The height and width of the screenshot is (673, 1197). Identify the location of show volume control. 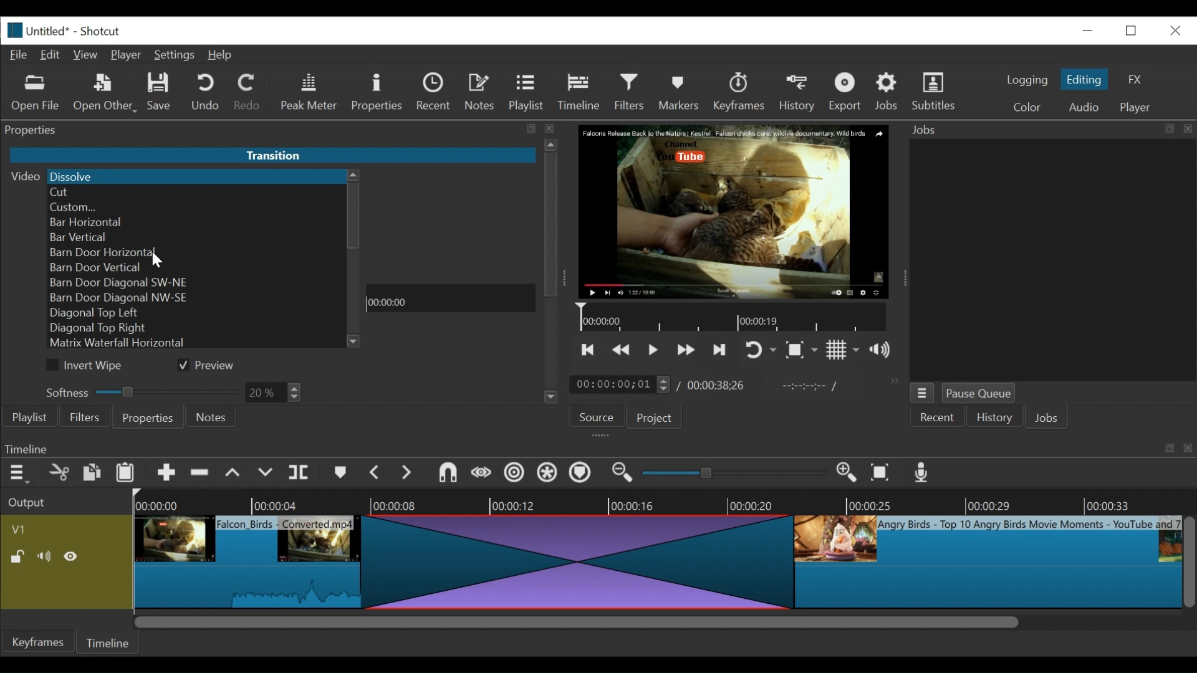
(885, 351).